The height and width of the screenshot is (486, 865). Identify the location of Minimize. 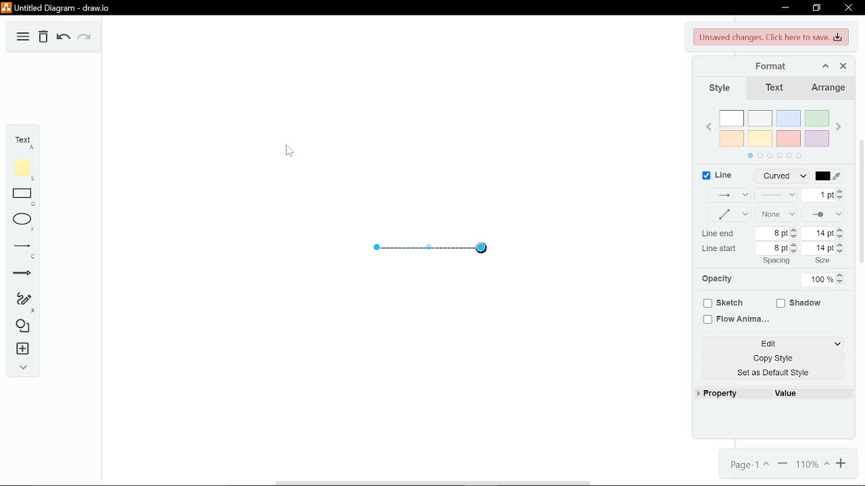
(784, 7).